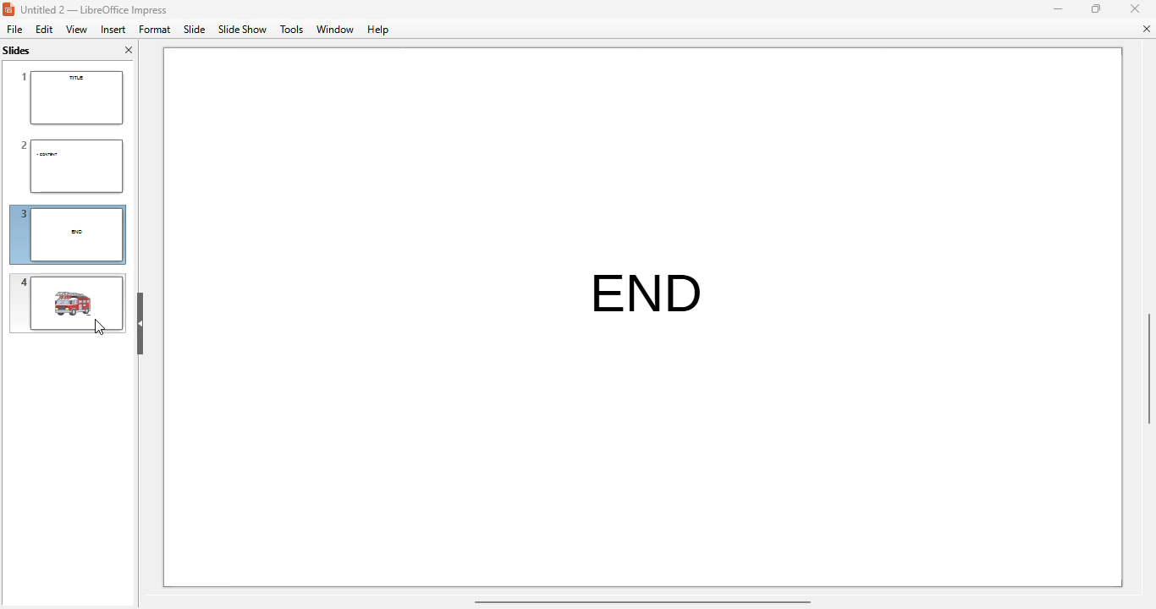 This screenshot has width=1156, height=609. I want to click on hide, so click(140, 323).